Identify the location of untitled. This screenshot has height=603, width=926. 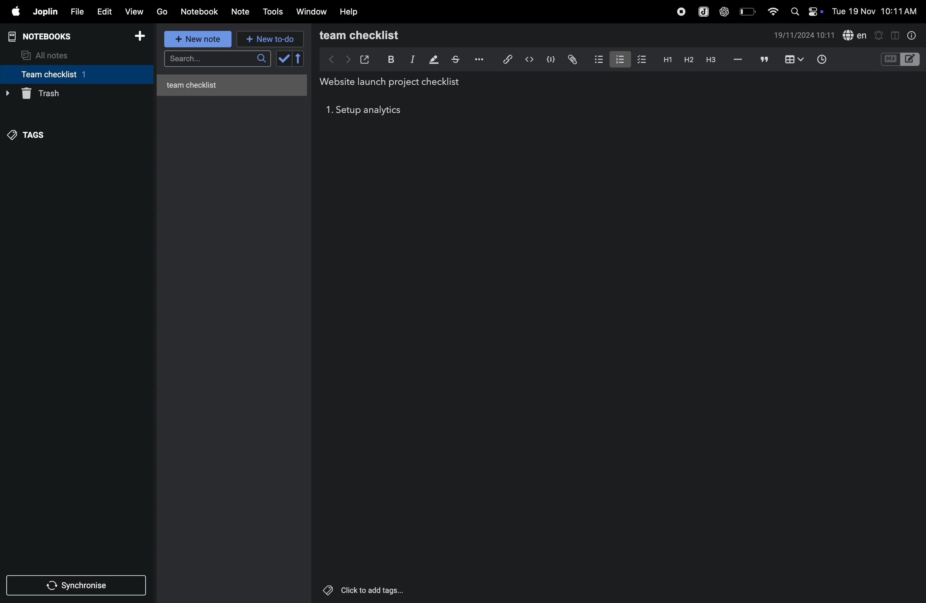
(235, 83).